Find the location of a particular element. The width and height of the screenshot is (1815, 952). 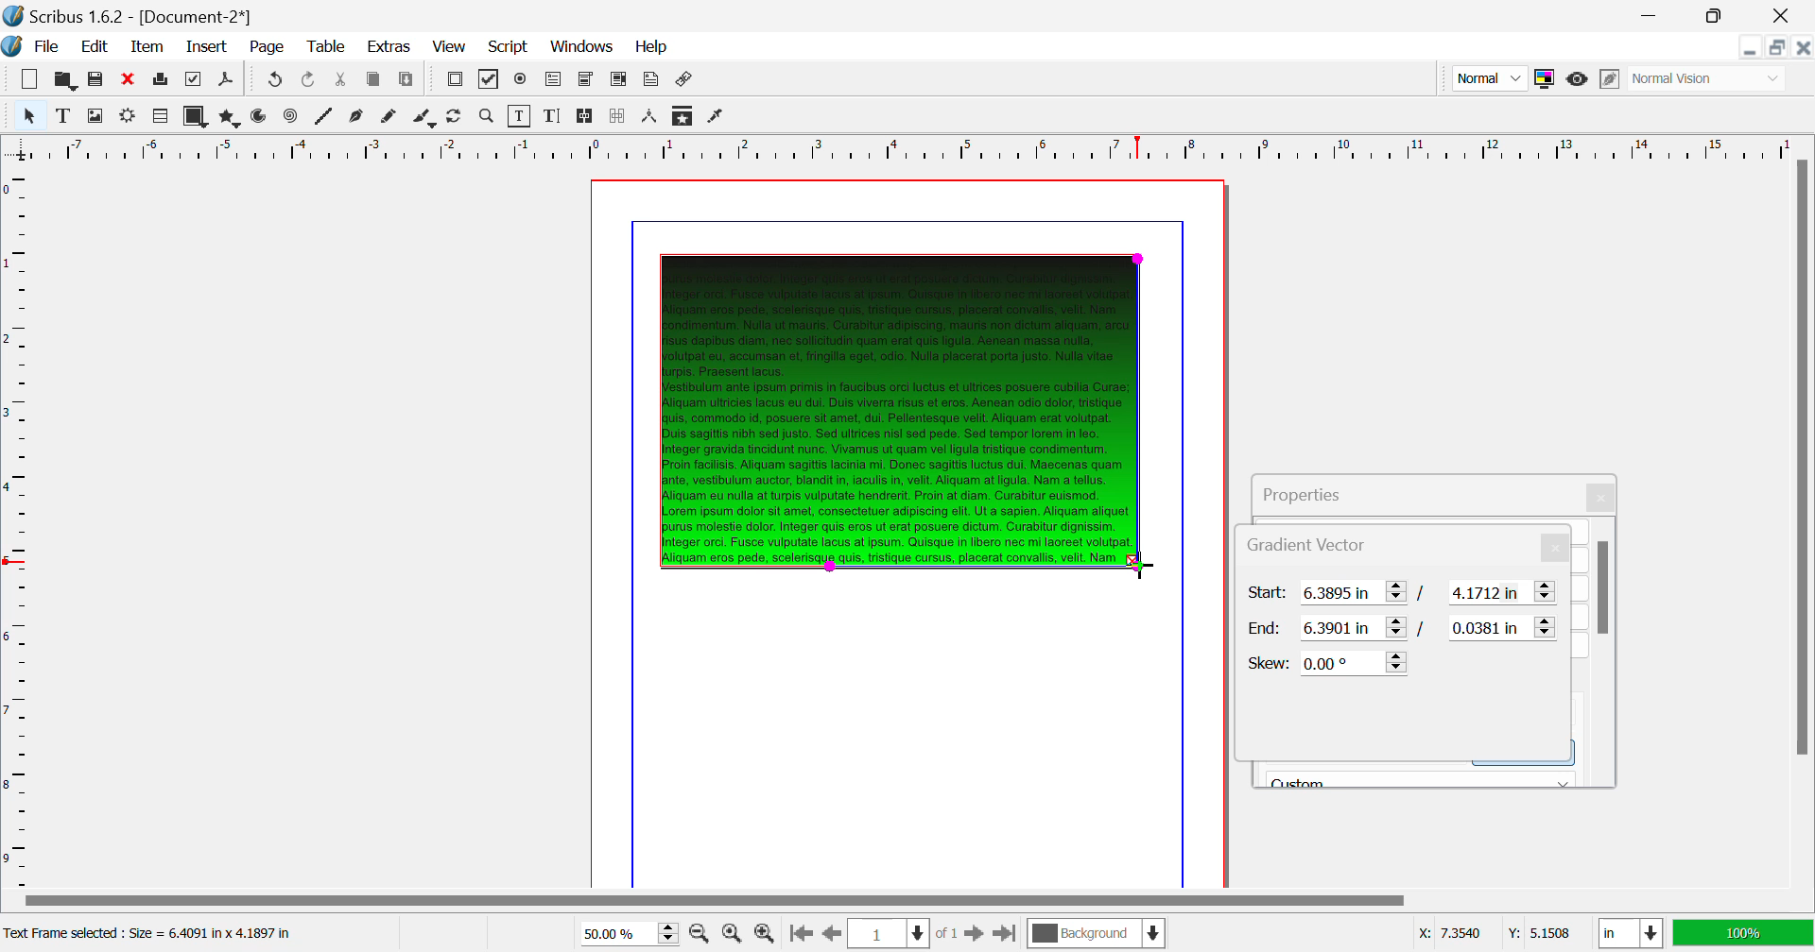

Cursor Coordinates is located at coordinates (1494, 934).